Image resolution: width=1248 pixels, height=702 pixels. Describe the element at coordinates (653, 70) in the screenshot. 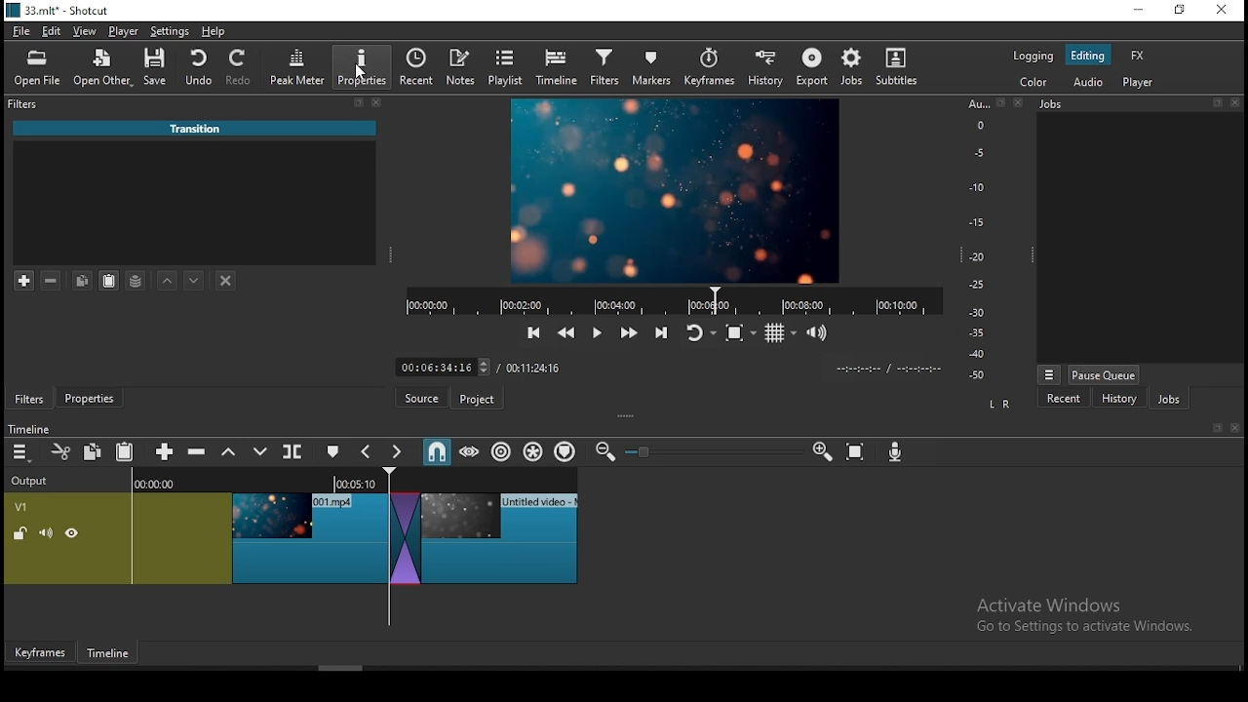

I see `markers` at that location.